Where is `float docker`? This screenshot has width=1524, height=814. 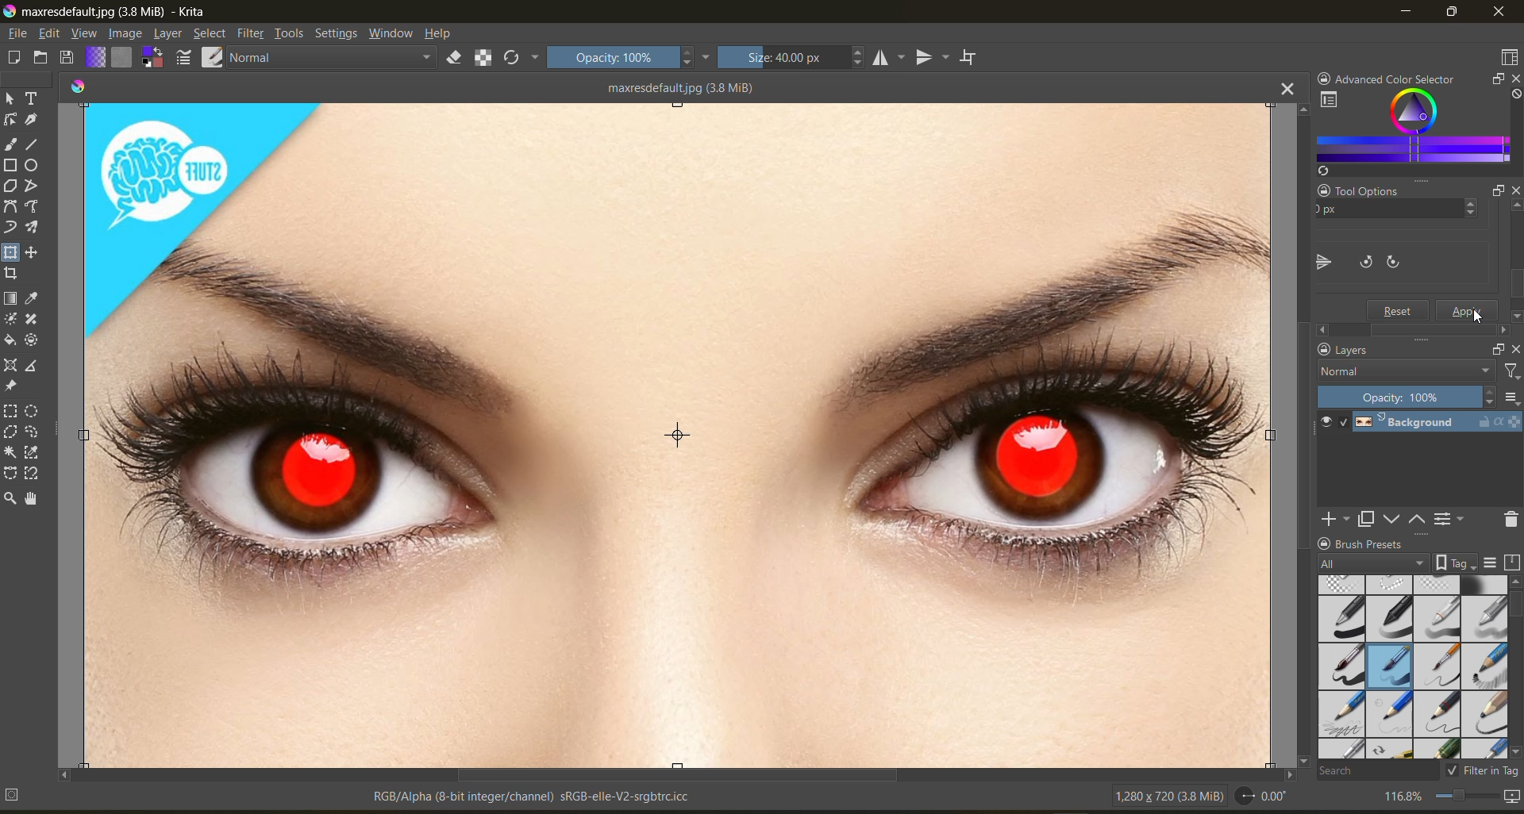 float docker is located at coordinates (1496, 351).